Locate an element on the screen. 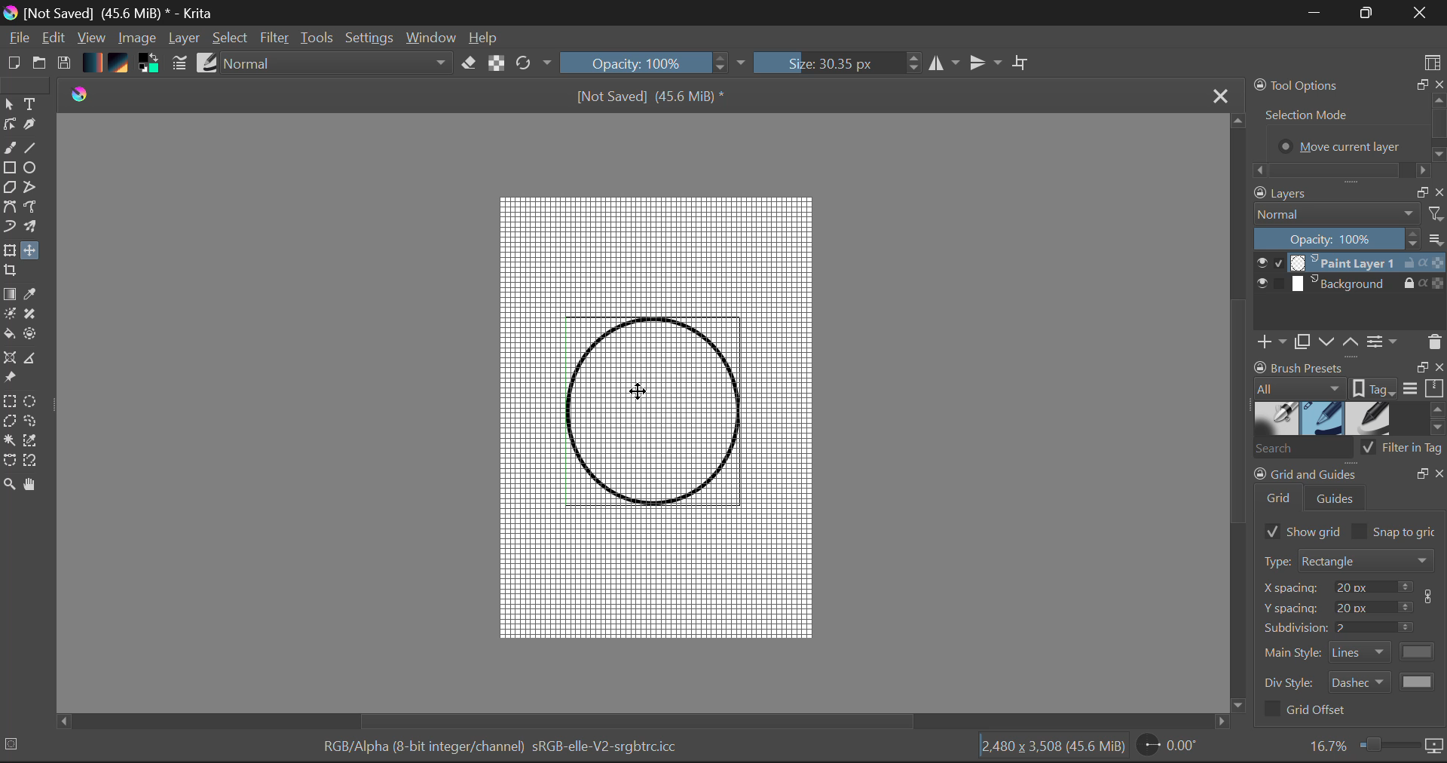  Transform Layer is located at coordinates (9, 251).